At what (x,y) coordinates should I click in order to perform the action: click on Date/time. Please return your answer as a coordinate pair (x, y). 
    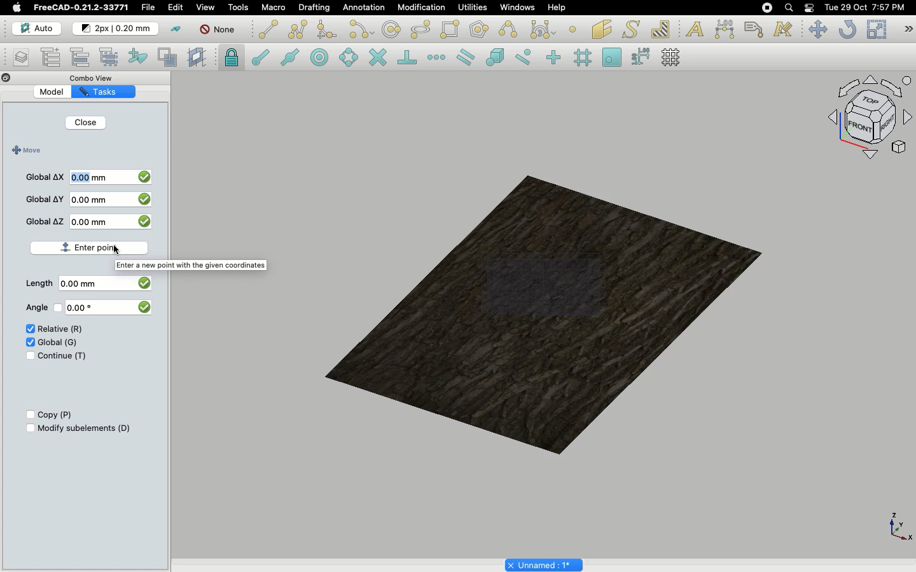
    Looking at the image, I should click on (864, 6).